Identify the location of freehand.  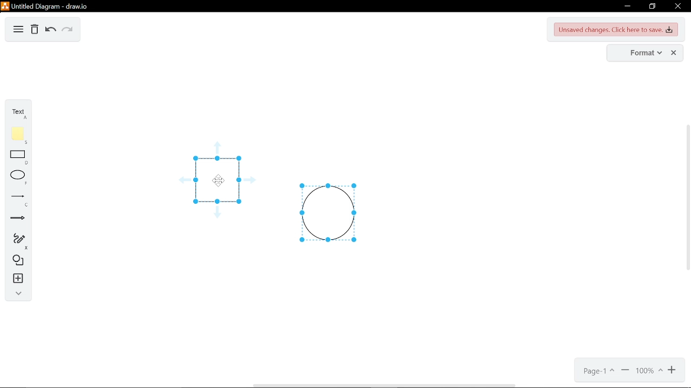
(16, 240).